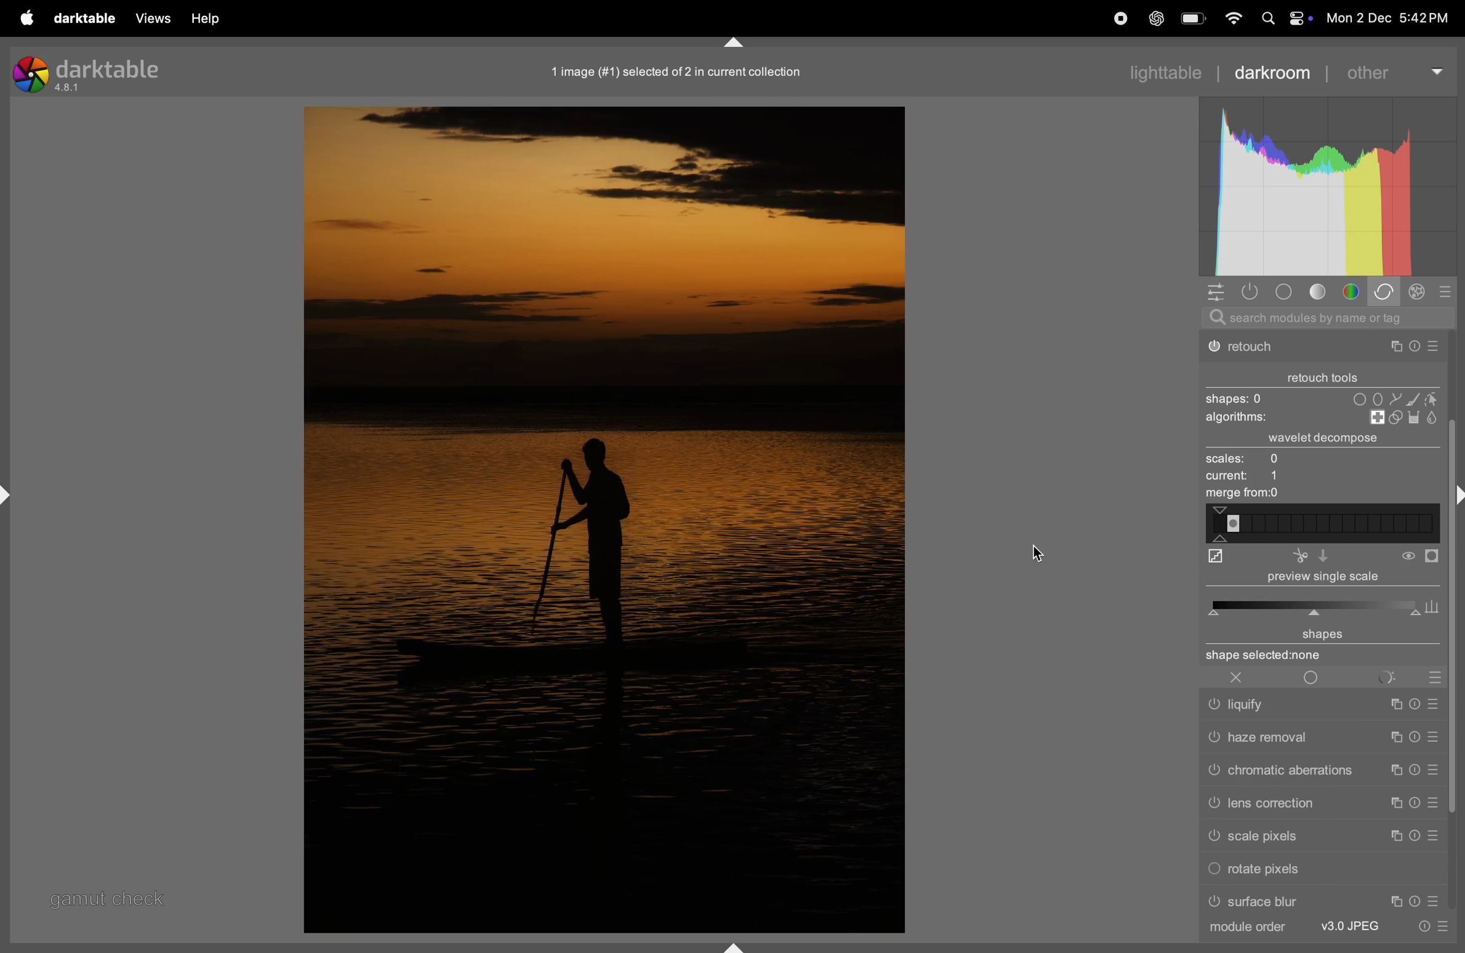 This screenshot has height=953, width=1465. I want to click on correct, so click(1386, 292).